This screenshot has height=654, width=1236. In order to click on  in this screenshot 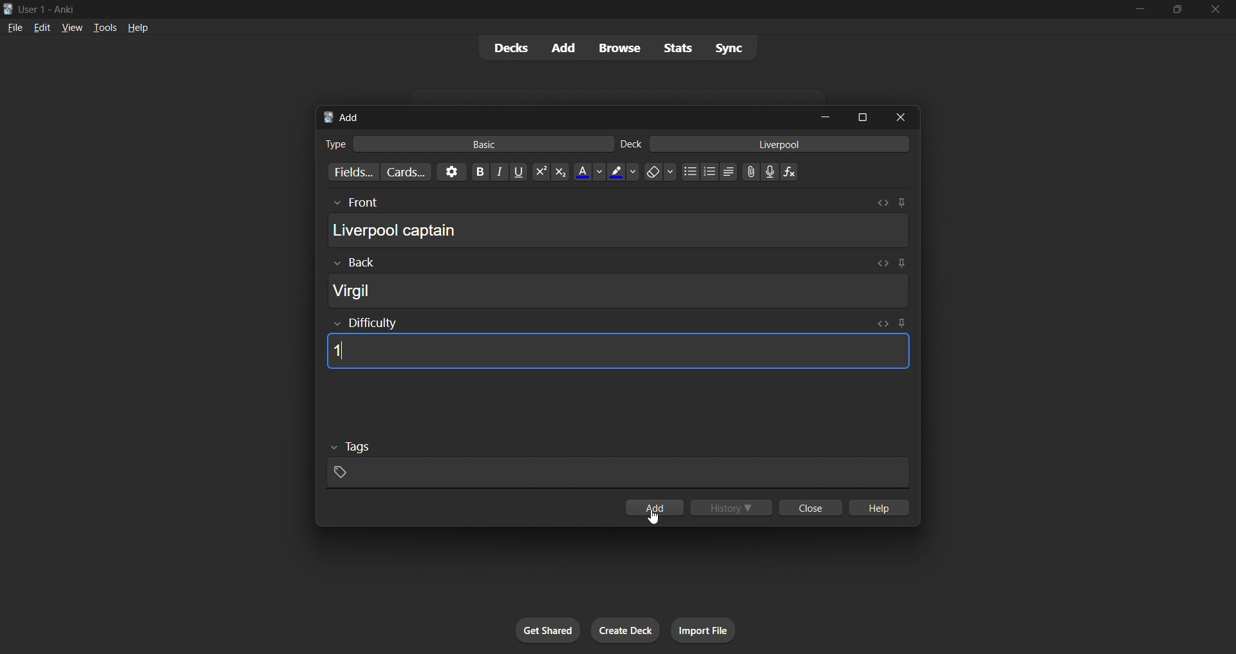, I will do `click(351, 447)`.